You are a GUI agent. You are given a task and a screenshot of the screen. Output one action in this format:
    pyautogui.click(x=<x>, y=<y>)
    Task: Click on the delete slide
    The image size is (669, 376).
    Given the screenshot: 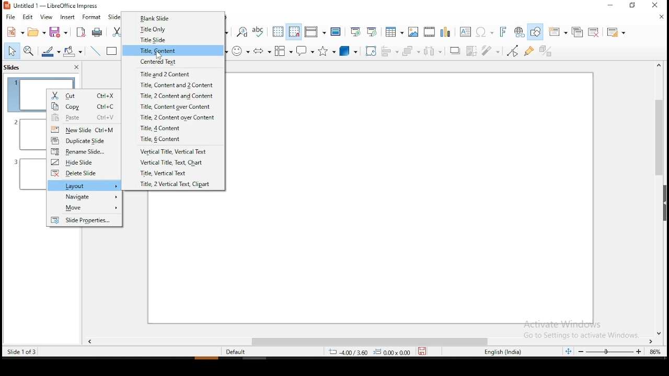 What is the action you would take?
    pyautogui.click(x=84, y=173)
    